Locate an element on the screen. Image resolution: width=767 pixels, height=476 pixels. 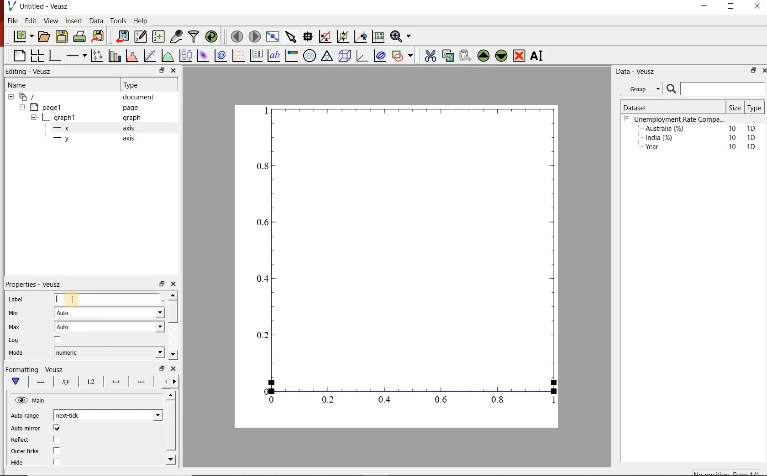
plot 2d datasets as image is located at coordinates (203, 56).